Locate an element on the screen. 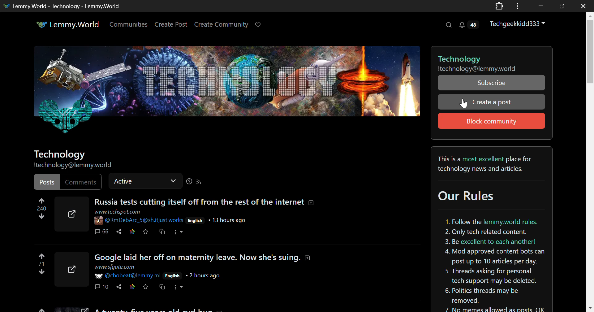 This screenshot has height=312, width=594. Sorting Help is located at coordinates (189, 181).